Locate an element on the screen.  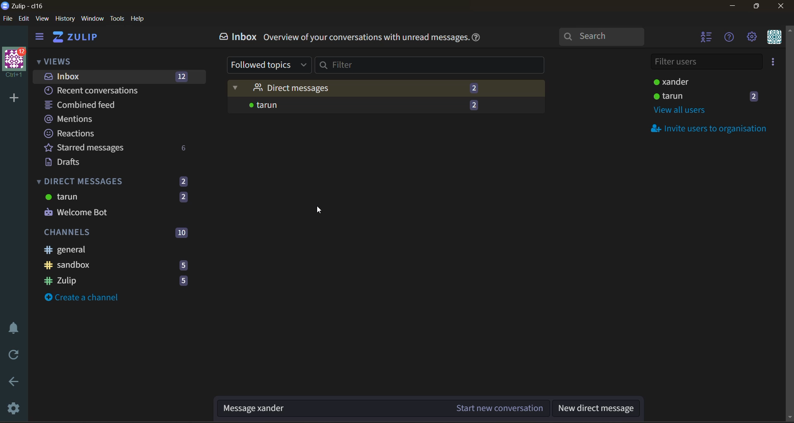
search is located at coordinates (602, 35).